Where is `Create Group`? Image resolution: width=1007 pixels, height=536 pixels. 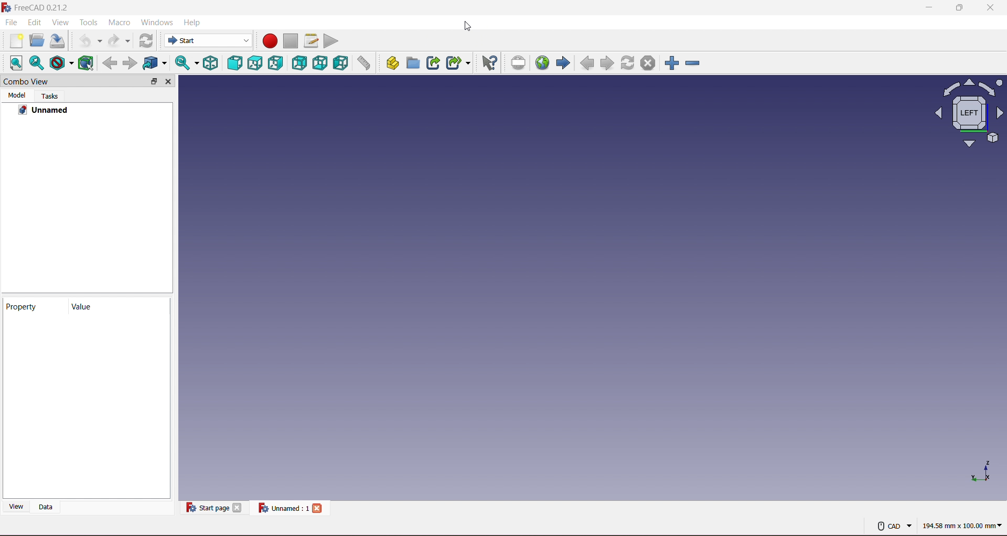
Create Group is located at coordinates (413, 62).